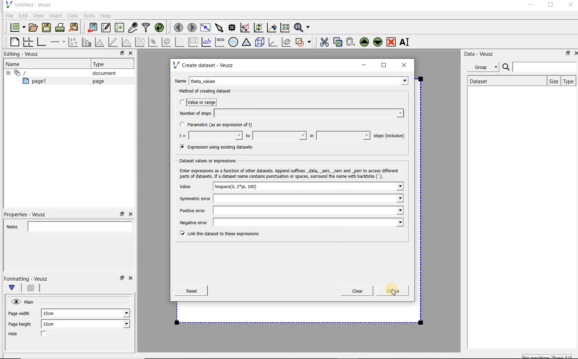  I want to click on Data, so click(73, 15).